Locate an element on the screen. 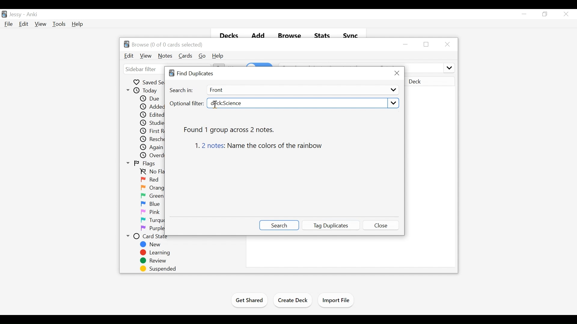 The width and height of the screenshot is (577, 324). sidebar filter is located at coordinates (142, 70).